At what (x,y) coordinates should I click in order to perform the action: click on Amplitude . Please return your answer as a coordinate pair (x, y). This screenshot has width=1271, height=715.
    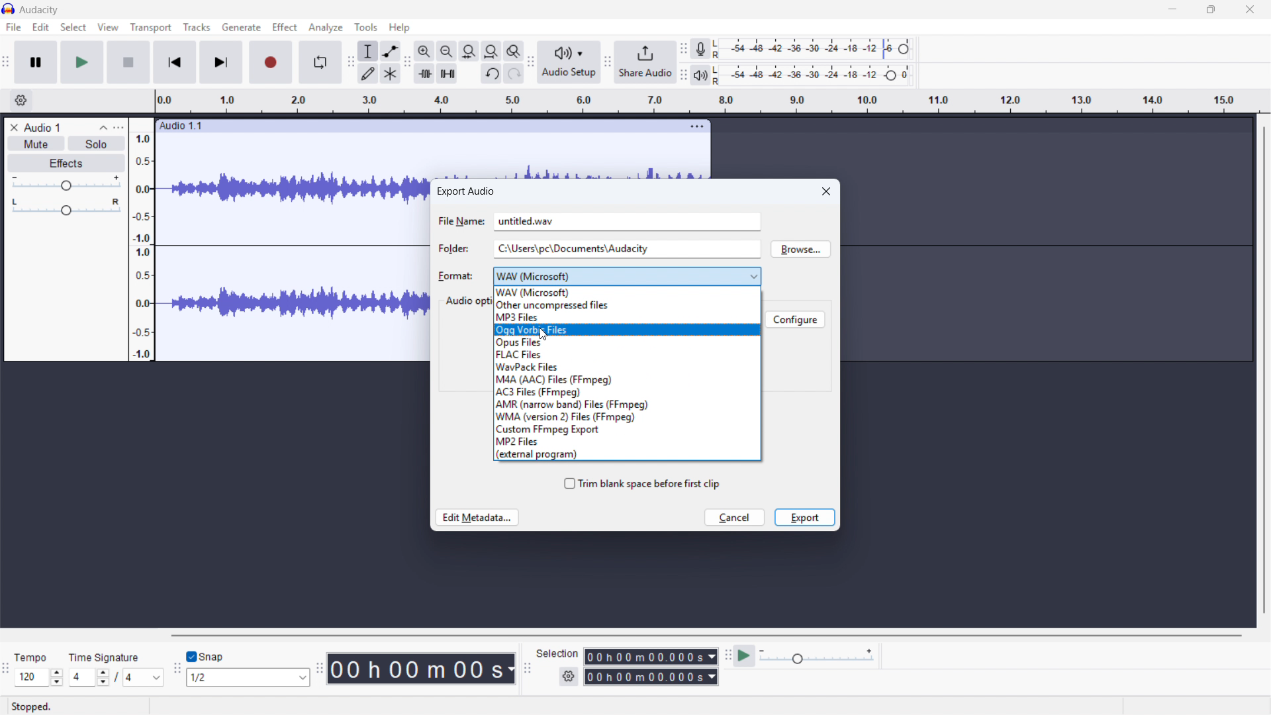
    Looking at the image, I should click on (141, 239).